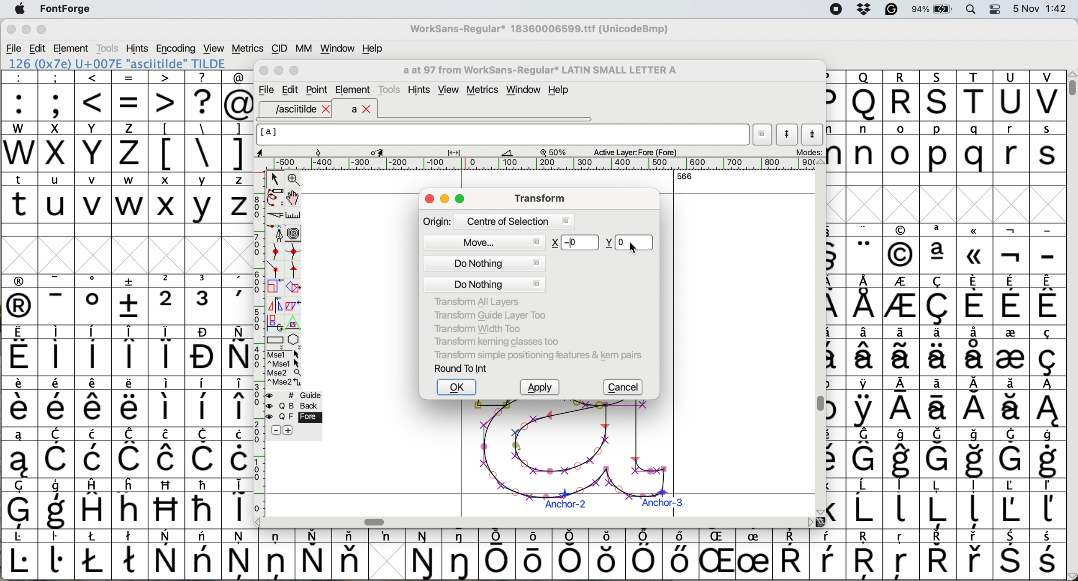  Describe the element at coordinates (280, 71) in the screenshot. I see `Minimise` at that location.